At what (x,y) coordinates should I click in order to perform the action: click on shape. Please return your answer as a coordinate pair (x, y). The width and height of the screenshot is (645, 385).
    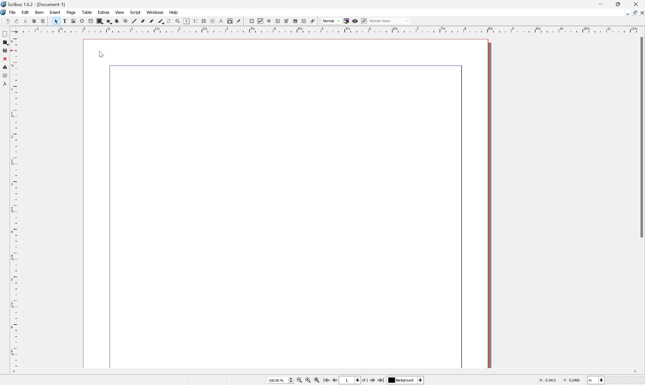
    Looking at the image, I should click on (160, 21).